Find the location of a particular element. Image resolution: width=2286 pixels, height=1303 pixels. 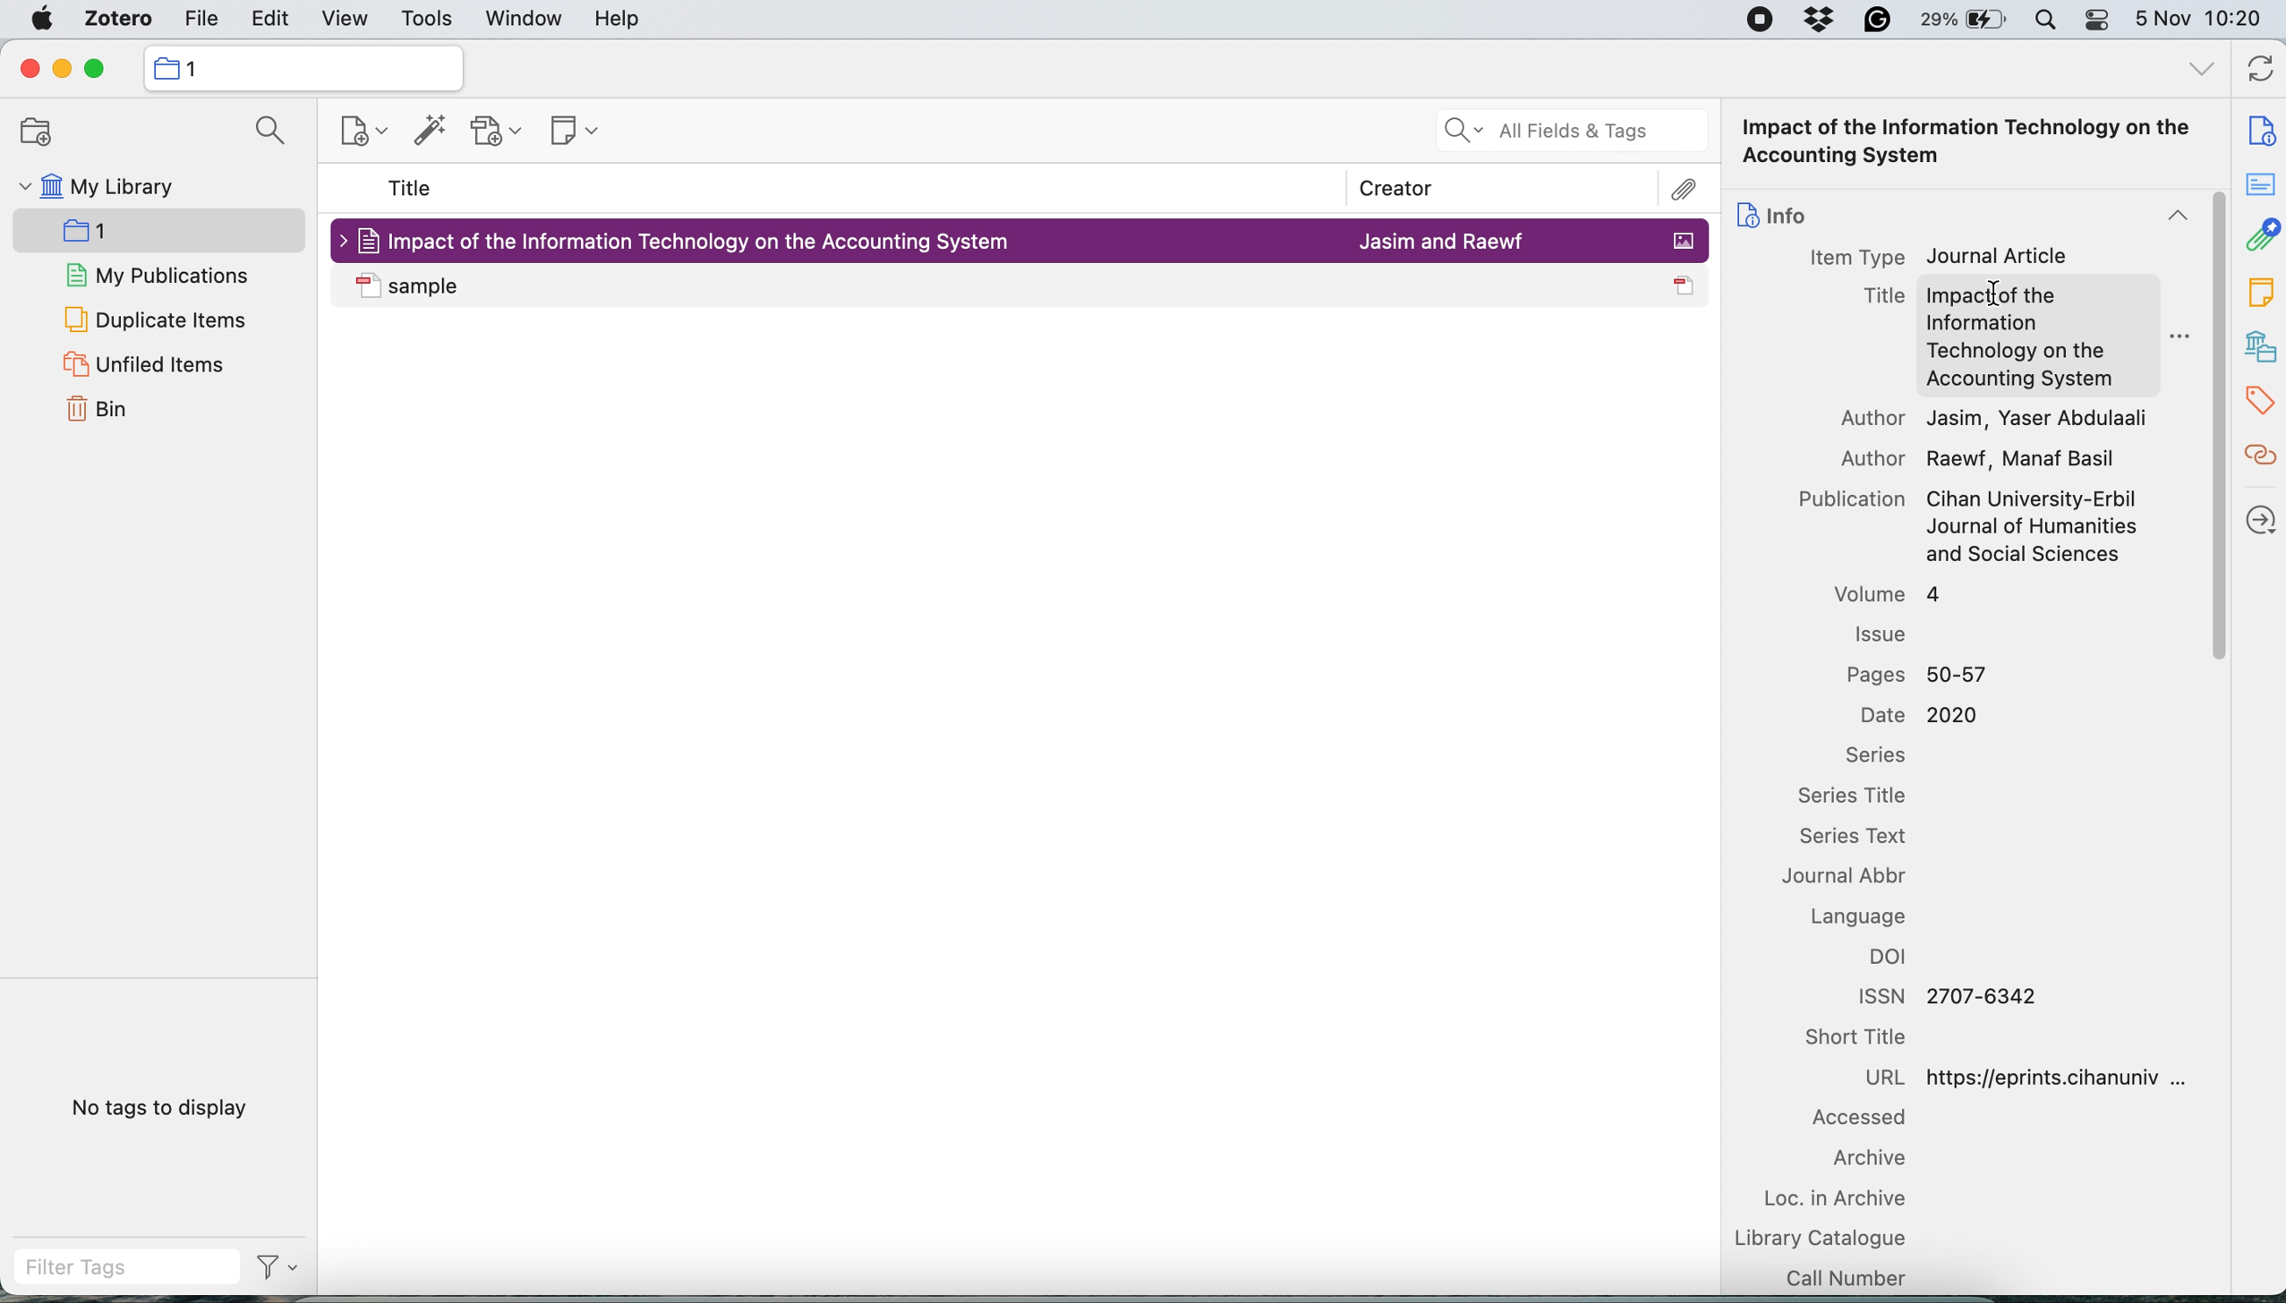

attachment is located at coordinates (1684, 190).